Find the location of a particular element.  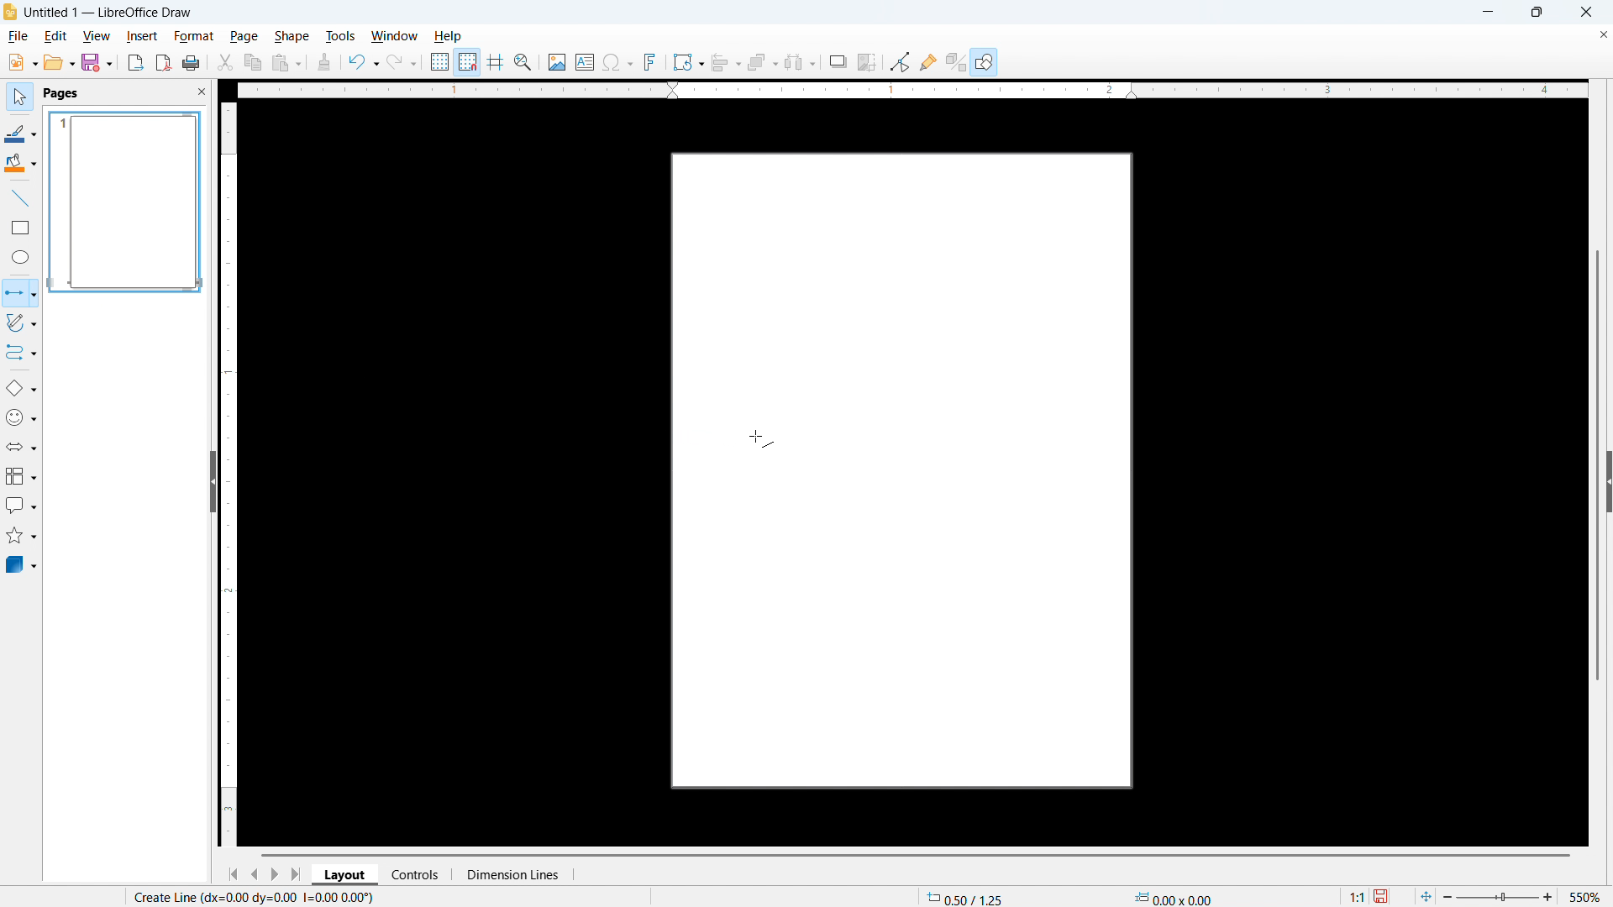

Edit  is located at coordinates (57, 36).